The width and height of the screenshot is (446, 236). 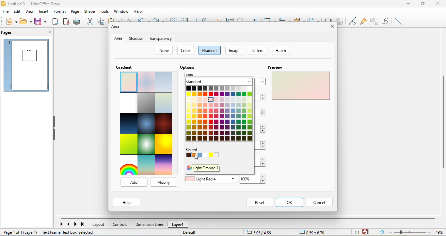 I want to click on edit, so click(x=17, y=11).